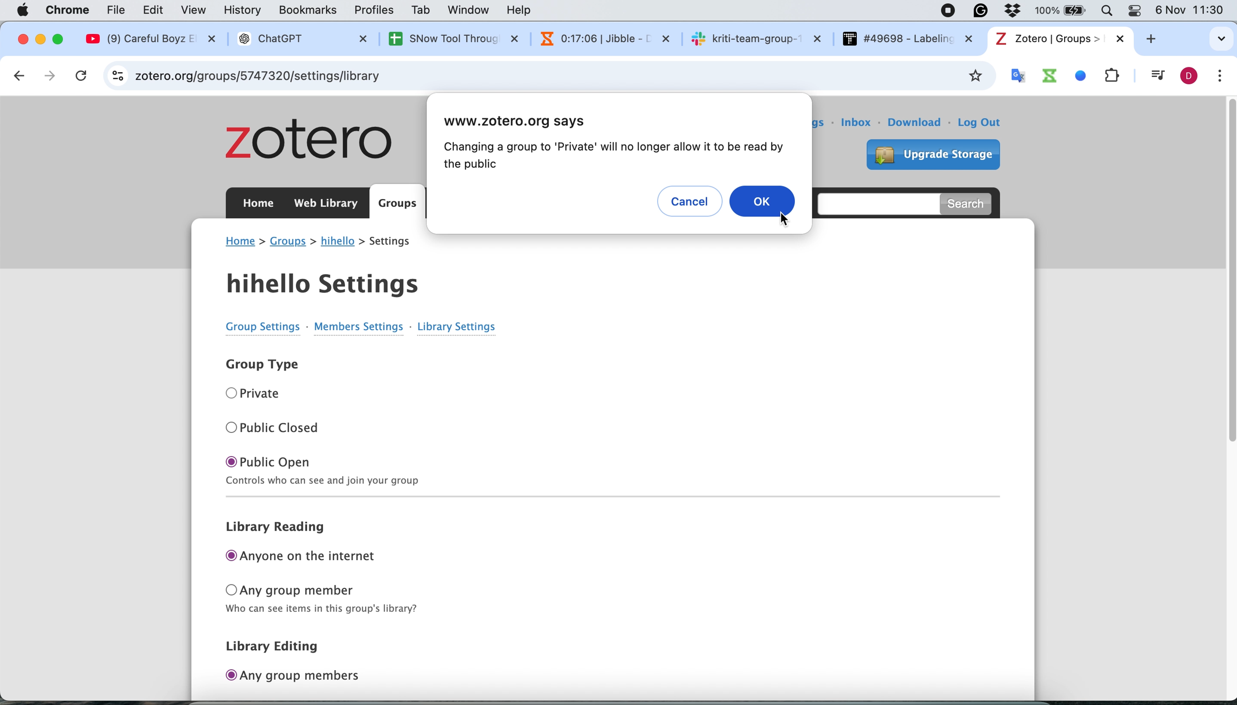 The image size is (1237, 705). Describe the element at coordinates (597, 37) in the screenshot. I see `N 0:16:54 | Jibble - 1 x` at that location.